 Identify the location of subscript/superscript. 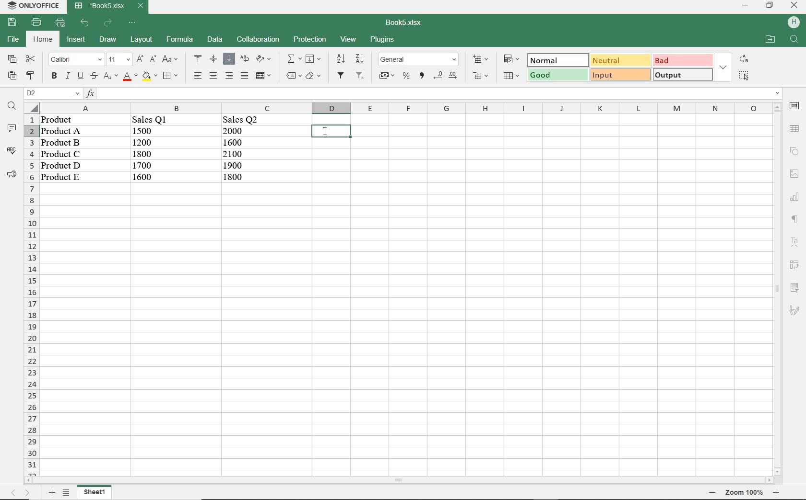
(109, 77).